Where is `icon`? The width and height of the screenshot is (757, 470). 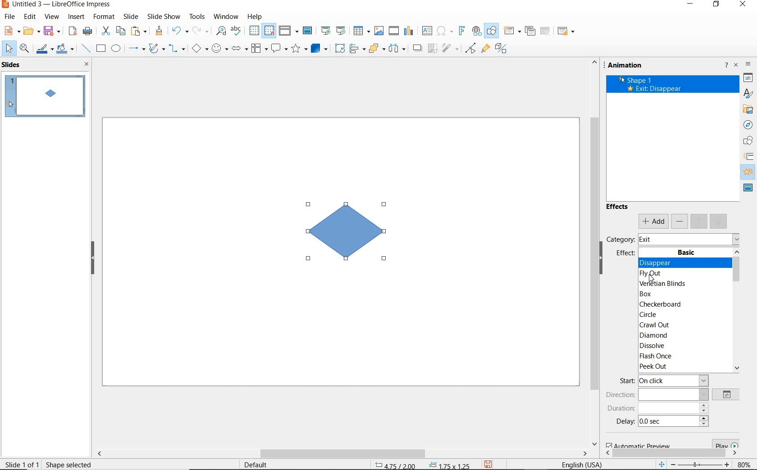
icon is located at coordinates (748, 157).